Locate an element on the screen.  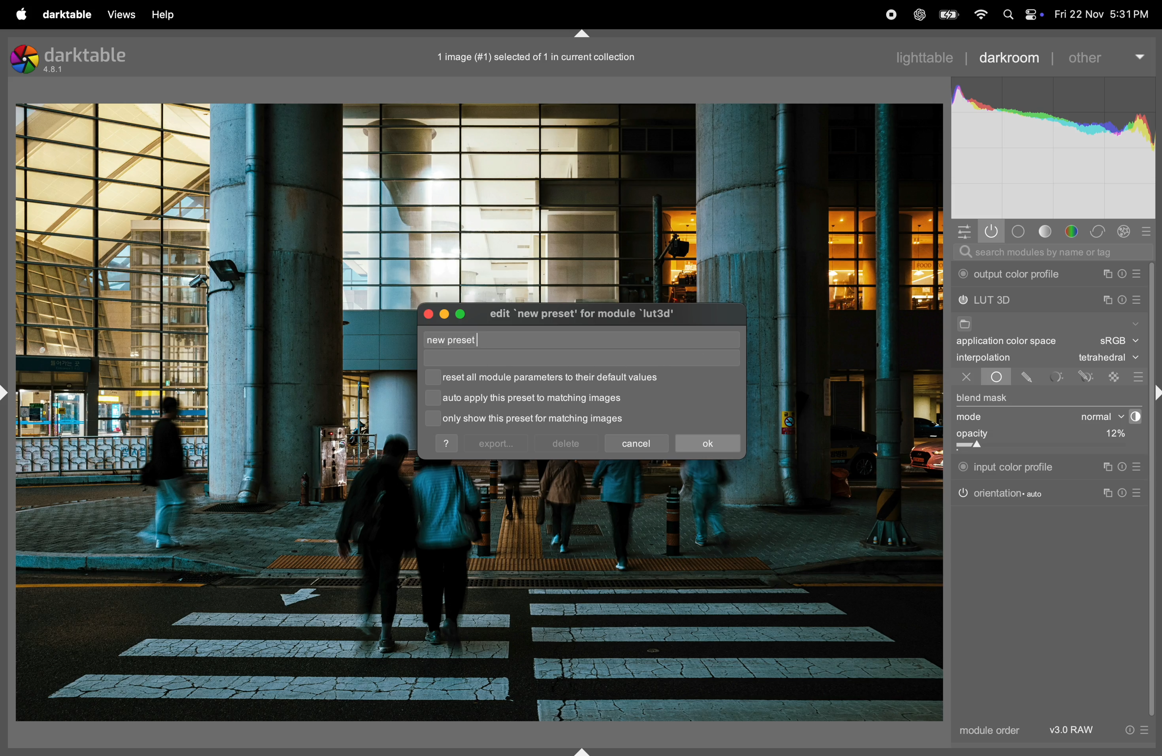
module order is located at coordinates (987, 732).